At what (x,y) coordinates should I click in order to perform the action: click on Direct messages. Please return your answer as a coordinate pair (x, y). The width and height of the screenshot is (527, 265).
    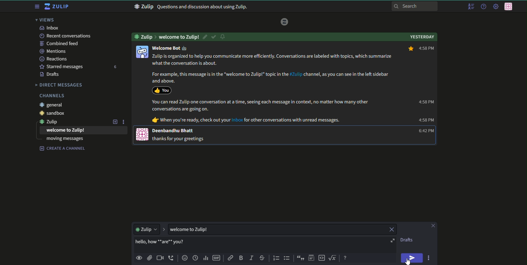
    Looking at the image, I should click on (59, 85).